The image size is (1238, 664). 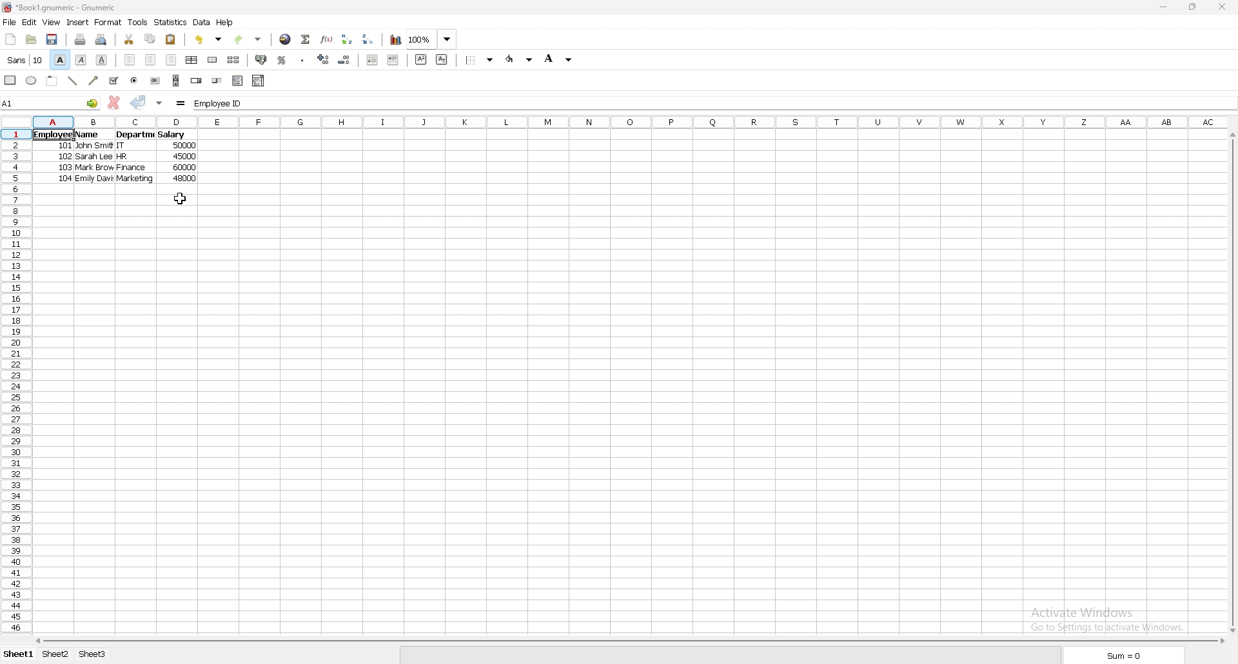 I want to click on scroll bar, so click(x=176, y=81).